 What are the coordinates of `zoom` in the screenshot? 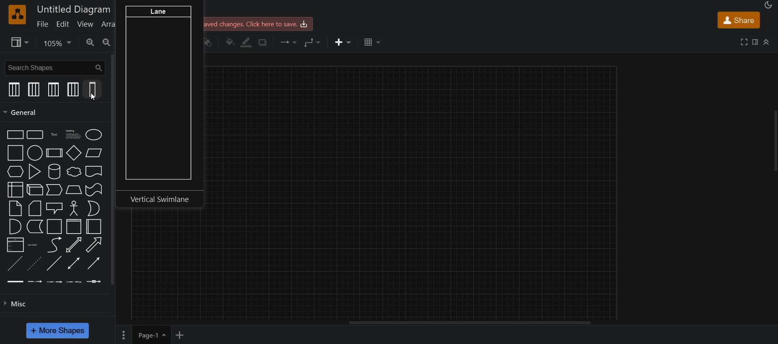 It's located at (58, 44).